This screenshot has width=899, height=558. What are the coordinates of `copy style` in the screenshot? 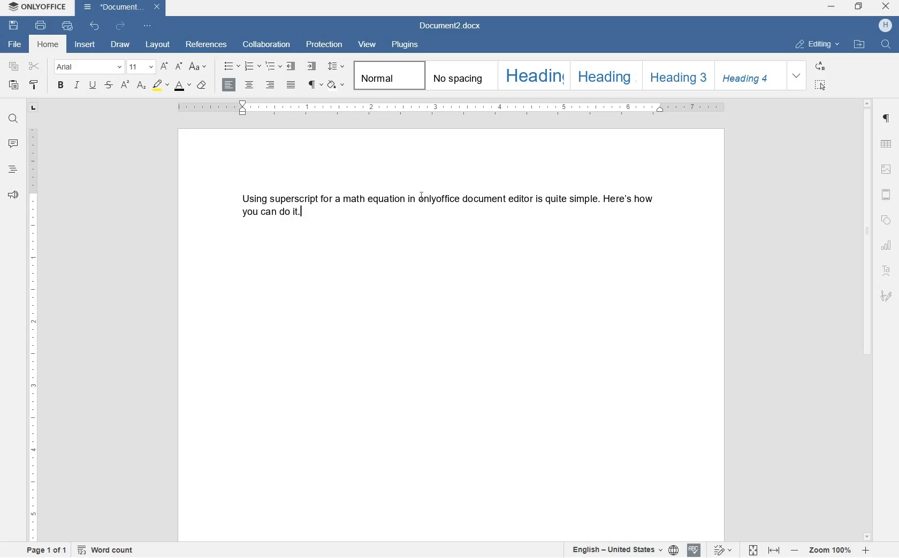 It's located at (34, 86).